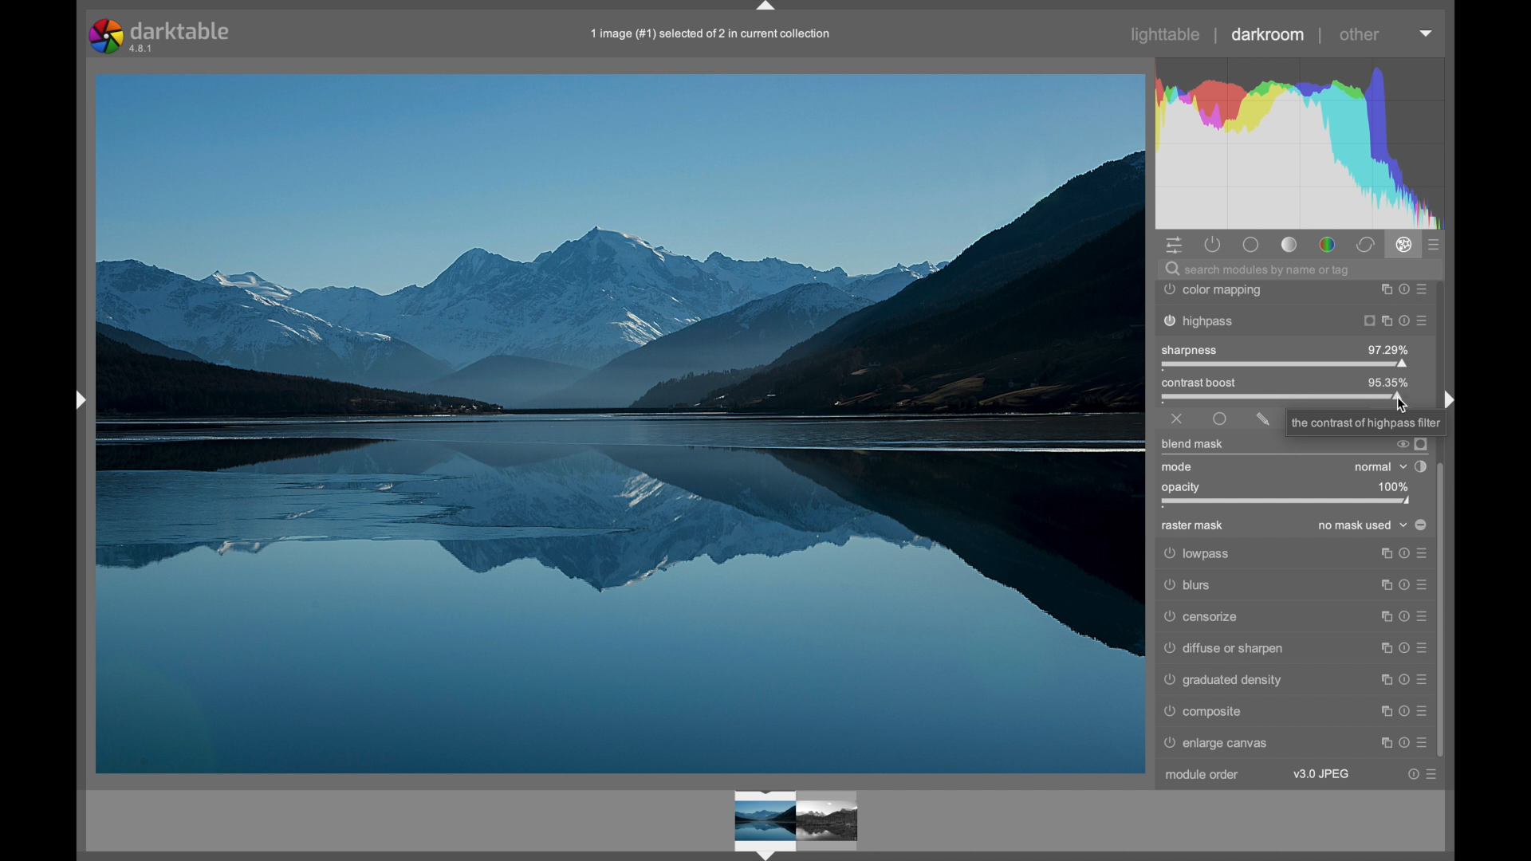 The image size is (1531, 861). What do you see at coordinates (1291, 587) in the screenshot?
I see `` at bounding box center [1291, 587].